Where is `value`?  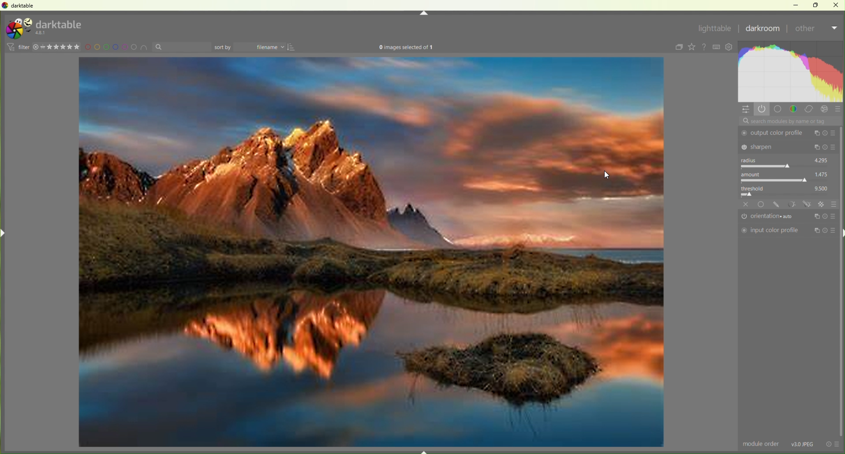
value is located at coordinates (822, 187).